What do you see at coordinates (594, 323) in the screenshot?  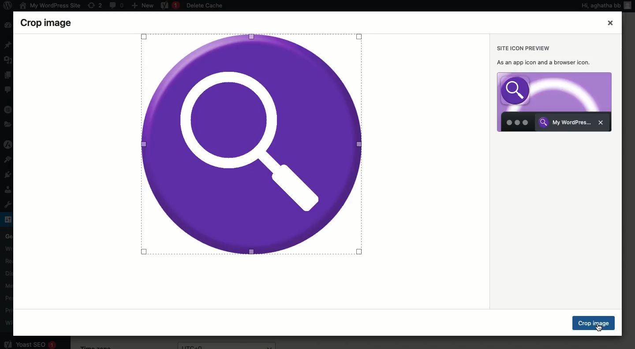 I see `Crop image` at bounding box center [594, 323].